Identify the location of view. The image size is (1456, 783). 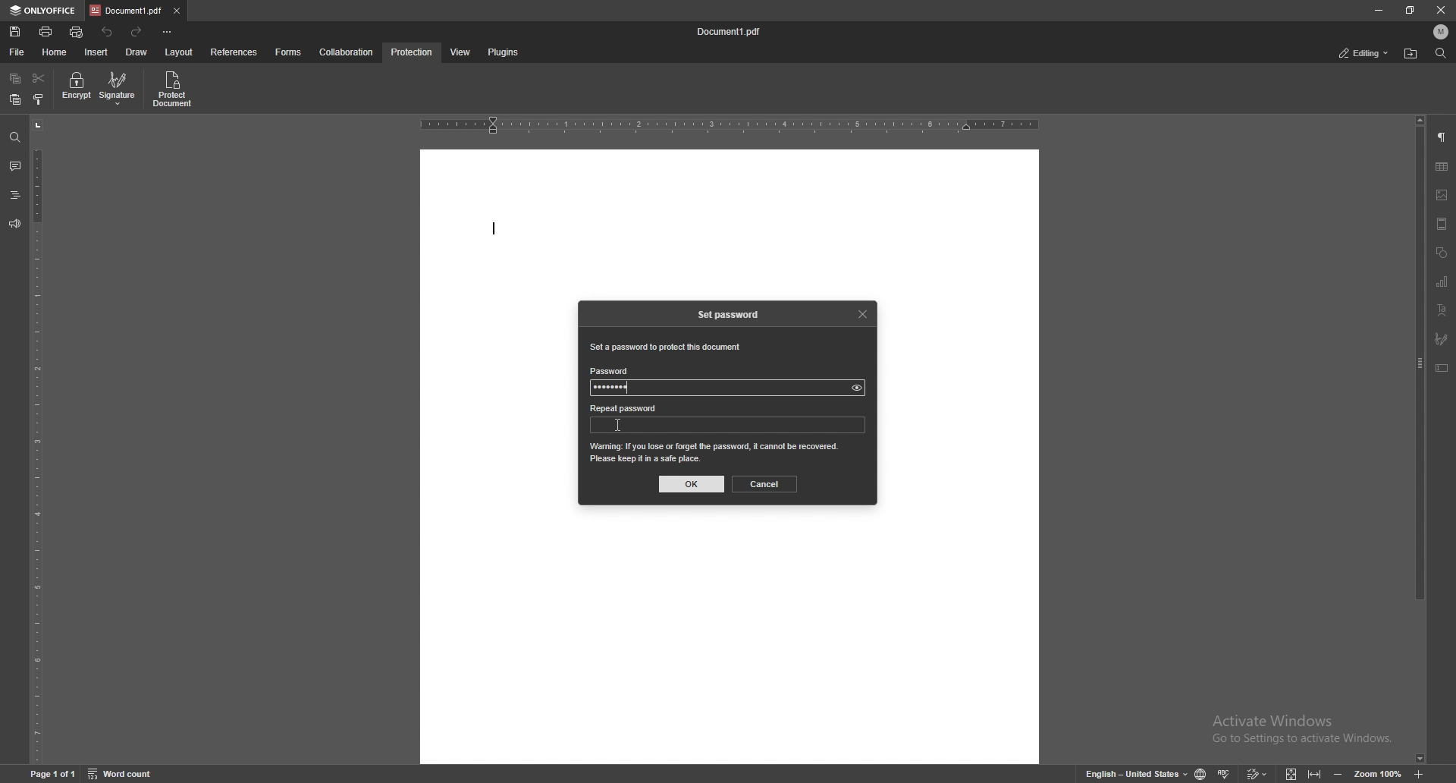
(461, 52).